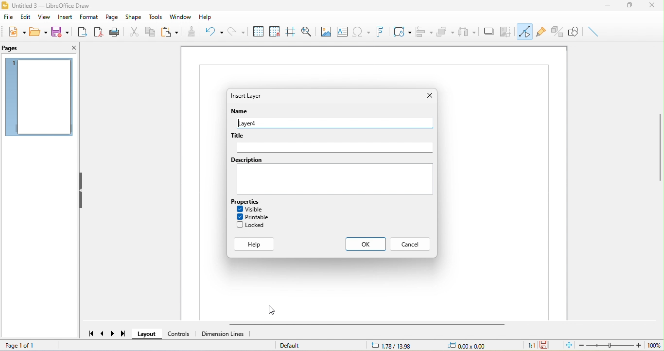 The image size is (664, 351). I want to click on edit, so click(26, 18).